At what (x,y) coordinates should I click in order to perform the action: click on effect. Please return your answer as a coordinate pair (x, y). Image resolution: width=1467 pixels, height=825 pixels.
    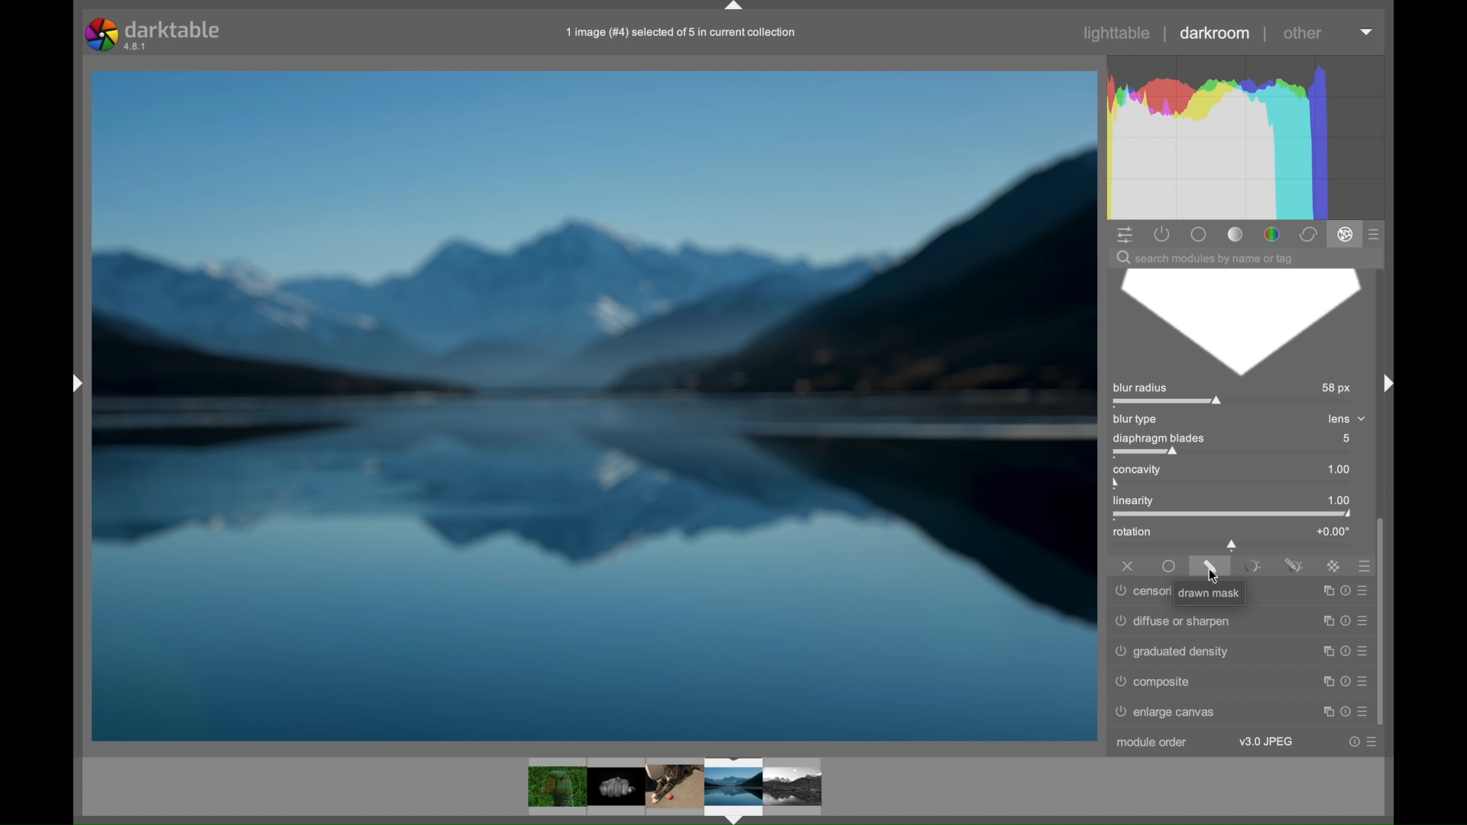
    Looking at the image, I should click on (1345, 235).